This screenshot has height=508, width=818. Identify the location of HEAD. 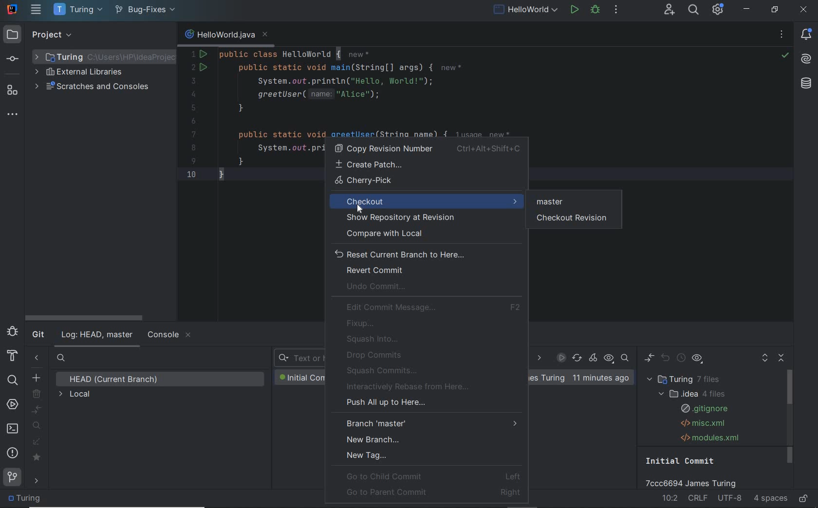
(116, 380).